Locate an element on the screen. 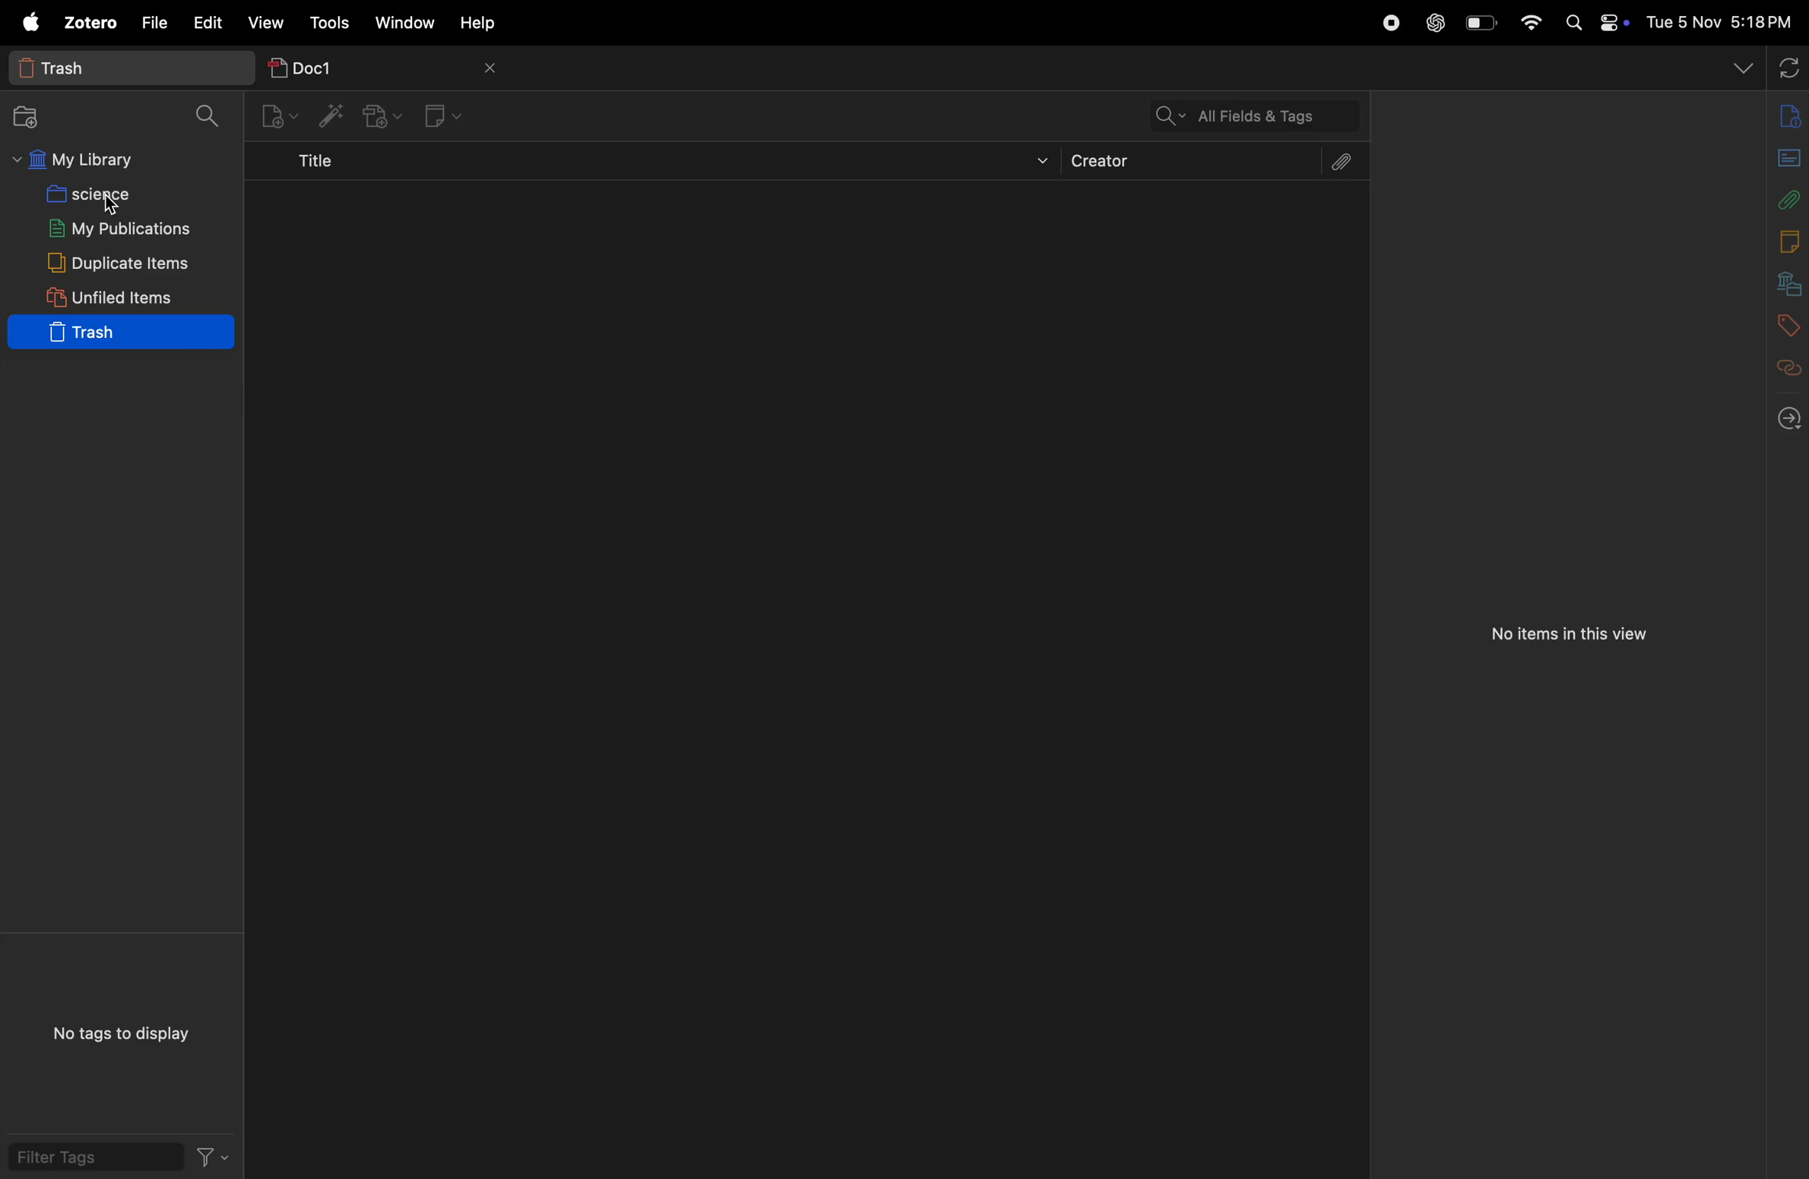 The width and height of the screenshot is (1809, 1179). link is located at coordinates (1782, 365).